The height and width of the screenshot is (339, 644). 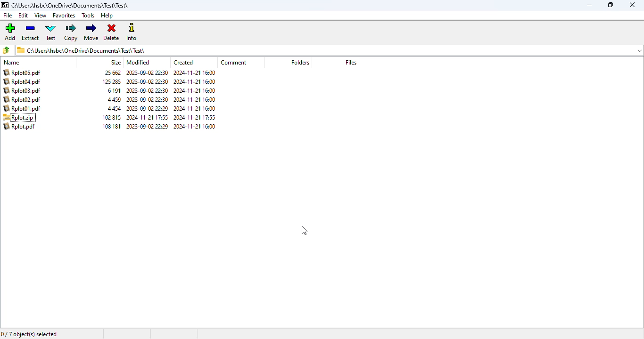 What do you see at coordinates (24, 16) in the screenshot?
I see `edit` at bounding box center [24, 16].